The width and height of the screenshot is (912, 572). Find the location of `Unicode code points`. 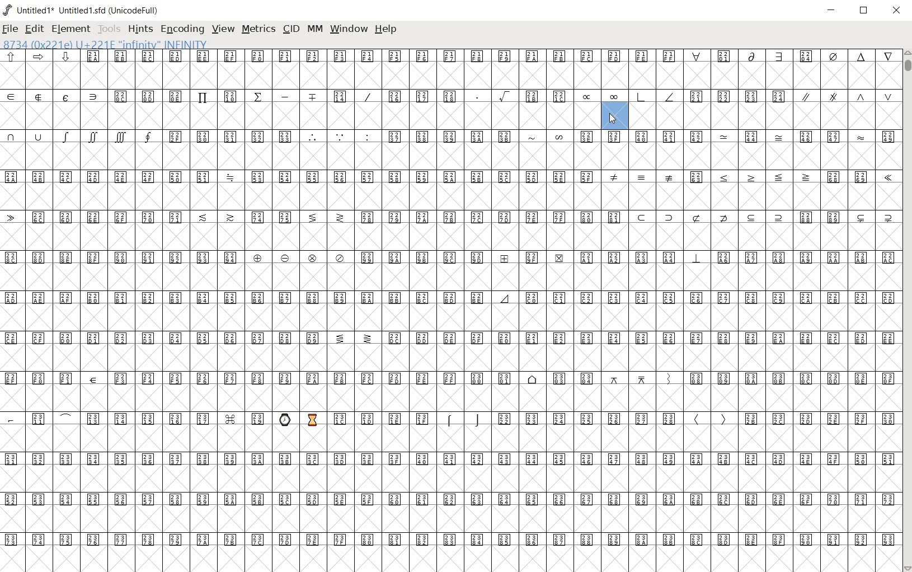

Unicode code points is located at coordinates (487, 56).